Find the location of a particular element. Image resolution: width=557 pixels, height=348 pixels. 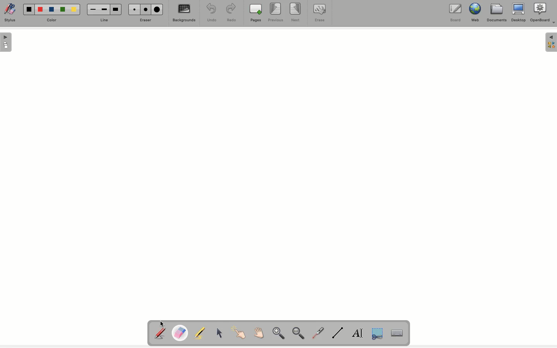

Small is located at coordinates (94, 9).